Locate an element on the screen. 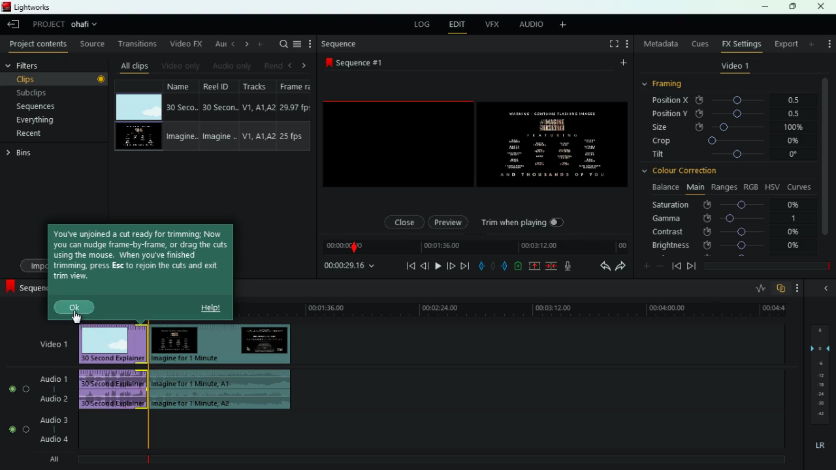 Image resolution: width=836 pixels, height=470 pixels. beggining is located at coordinates (406, 266).